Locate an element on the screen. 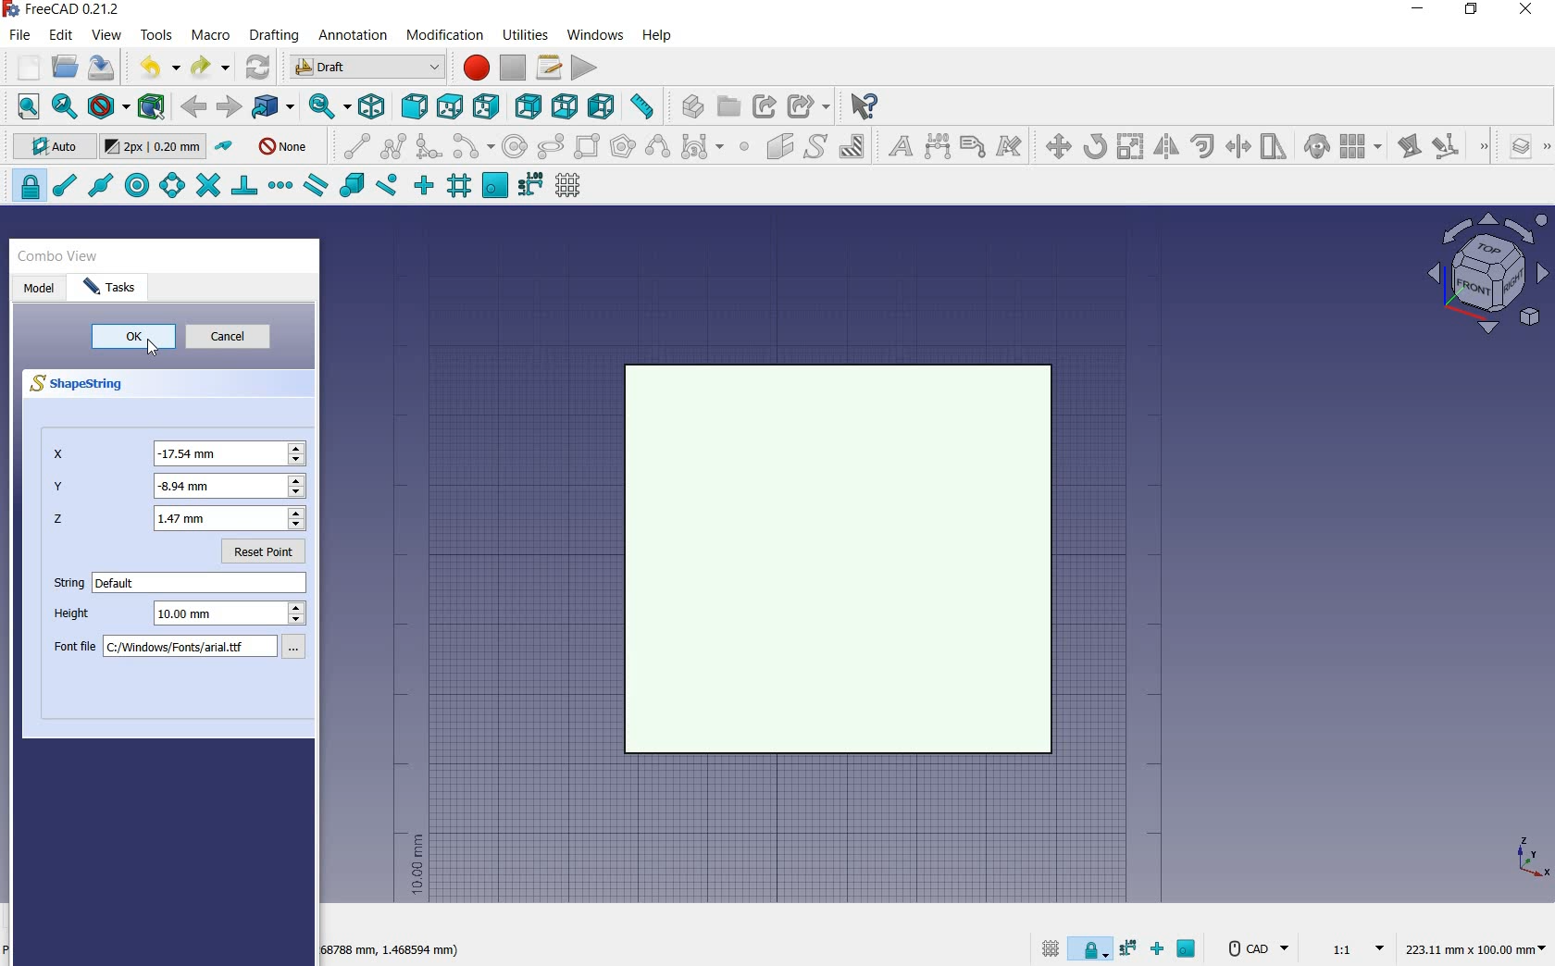 This screenshot has height=966, width=1555. annotation styles is located at coordinates (1011, 149).